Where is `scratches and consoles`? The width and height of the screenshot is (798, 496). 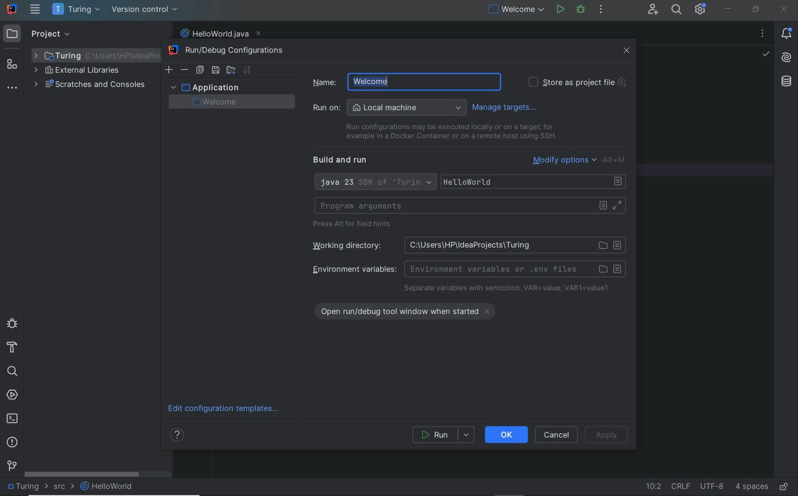 scratches and consoles is located at coordinates (90, 86).